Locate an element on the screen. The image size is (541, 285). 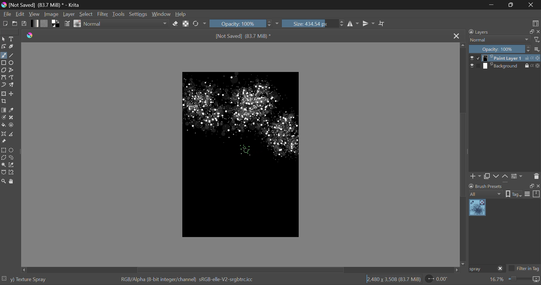
Brush Size is located at coordinates (313, 23).